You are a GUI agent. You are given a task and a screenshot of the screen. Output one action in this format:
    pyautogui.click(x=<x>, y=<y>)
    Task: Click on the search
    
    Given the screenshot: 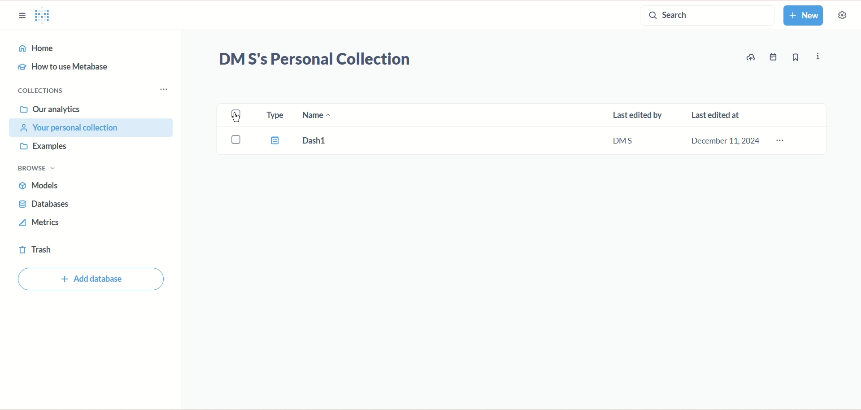 What is the action you would take?
    pyautogui.click(x=707, y=15)
    